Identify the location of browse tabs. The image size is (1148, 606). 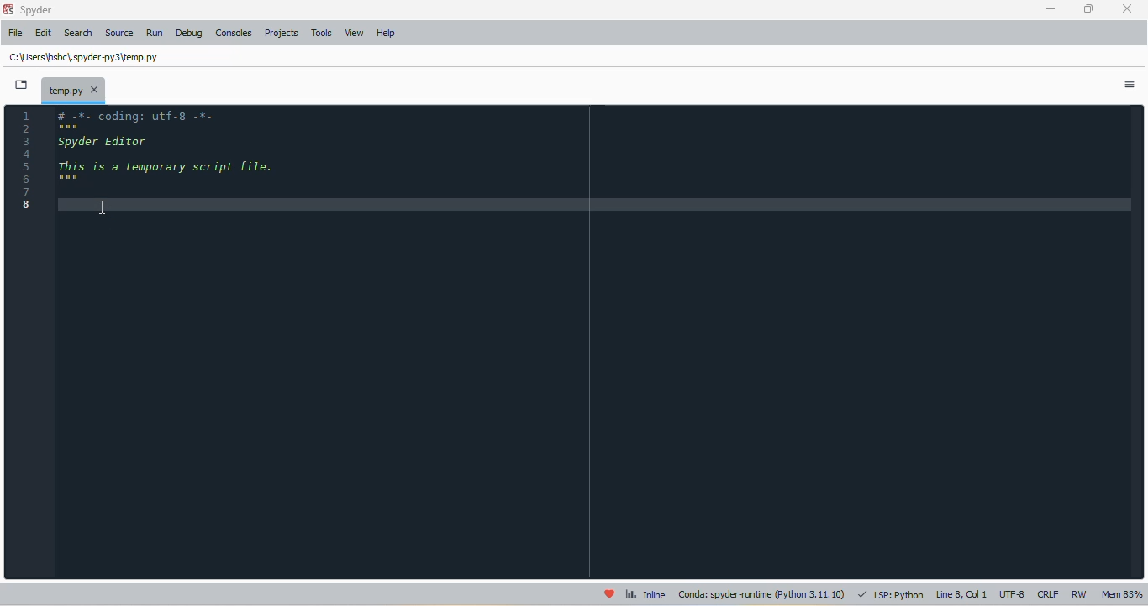
(22, 85).